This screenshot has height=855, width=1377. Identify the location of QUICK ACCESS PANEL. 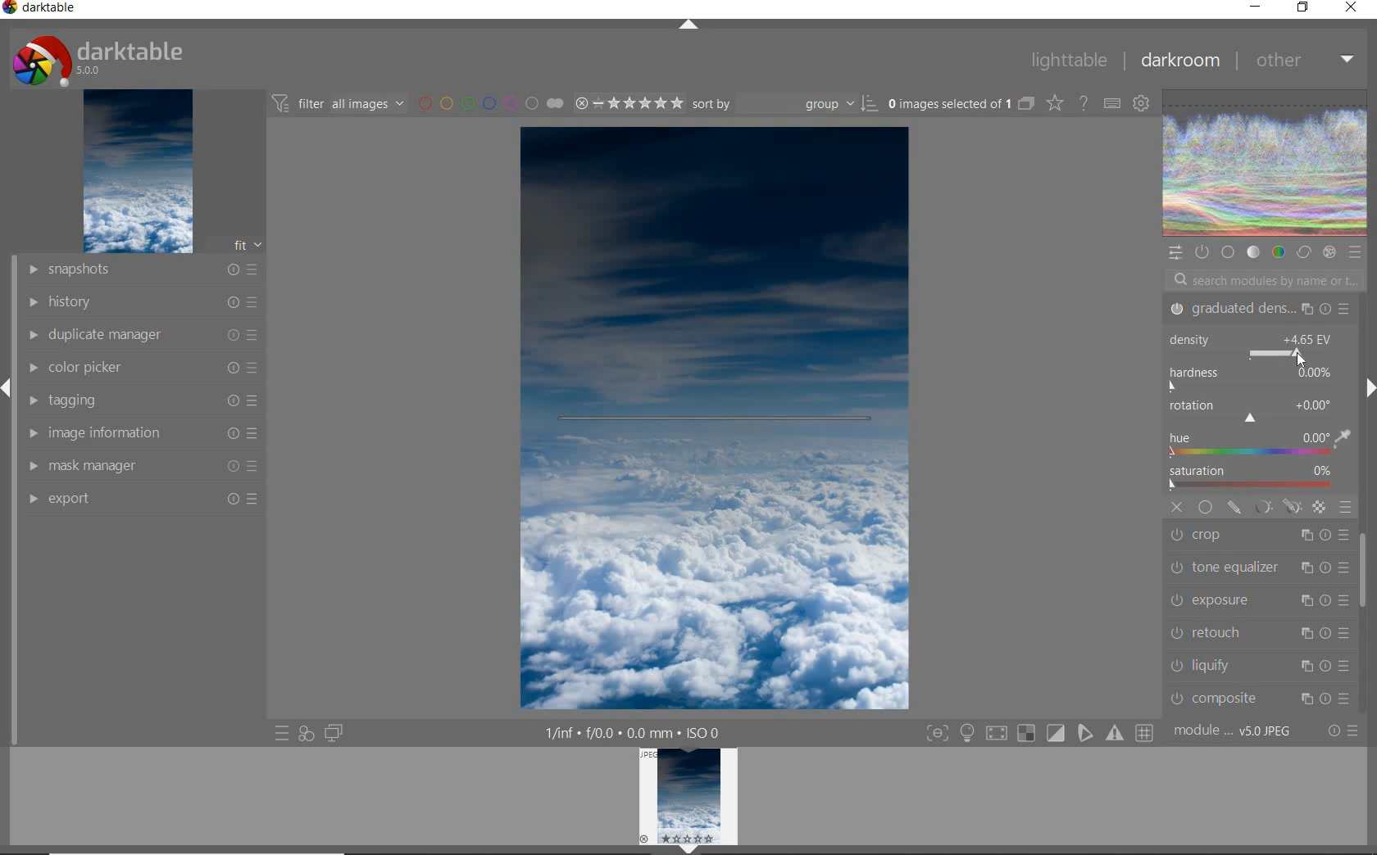
(1175, 251).